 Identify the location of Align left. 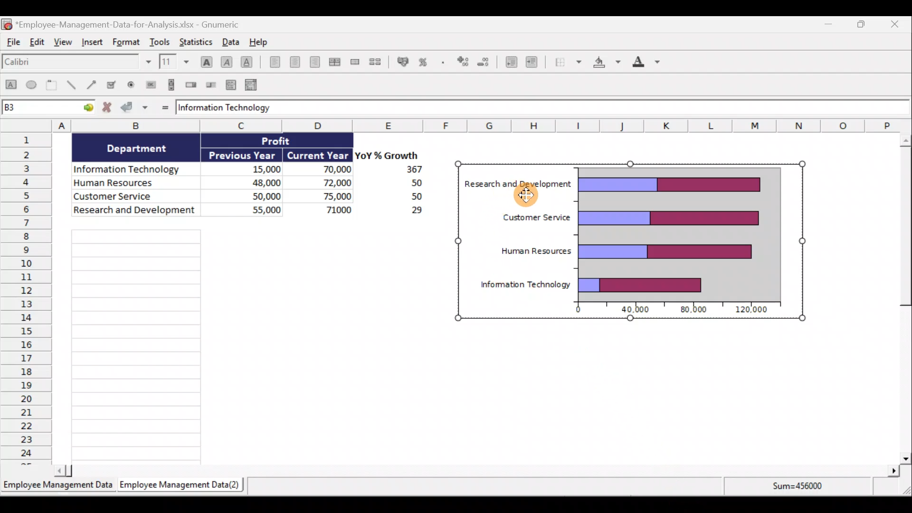
(274, 62).